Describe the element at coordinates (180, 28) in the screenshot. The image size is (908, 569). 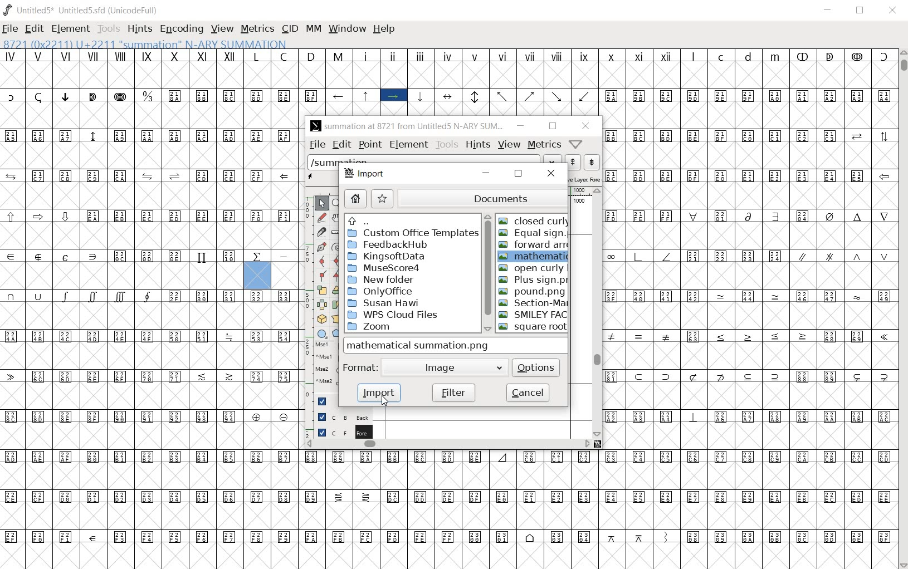
I see `ENCODING` at that location.